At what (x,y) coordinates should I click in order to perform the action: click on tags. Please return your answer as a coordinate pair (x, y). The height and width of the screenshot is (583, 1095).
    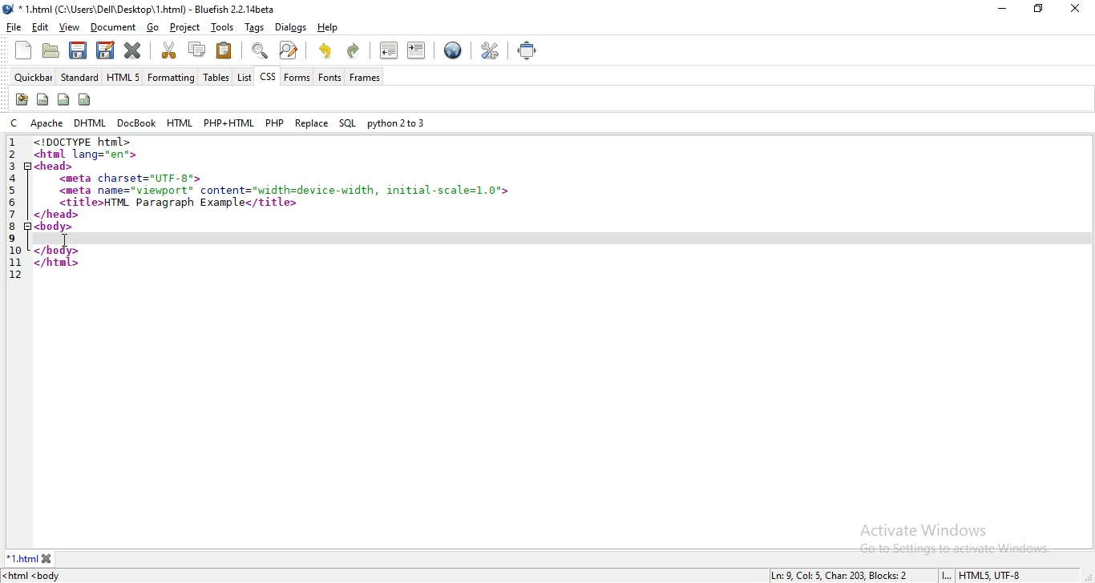
    Looking at the image, I should click on (253, 26).